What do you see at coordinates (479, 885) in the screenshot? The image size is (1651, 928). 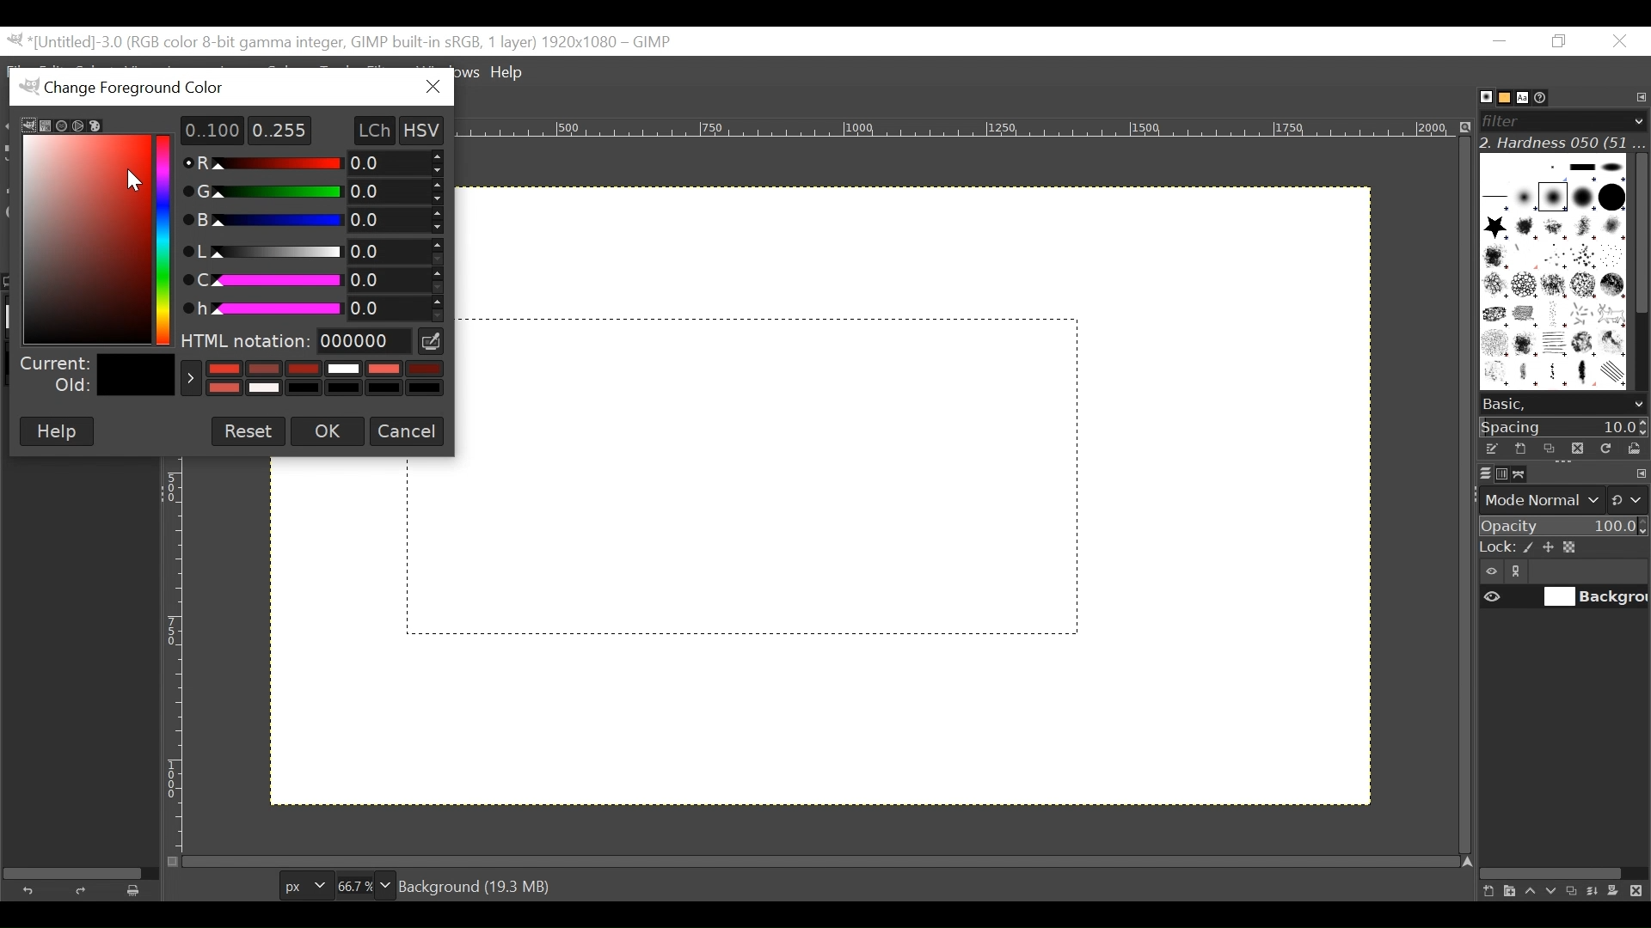 I see `Background (19.3 MB)` at bounding box center [479, 885].